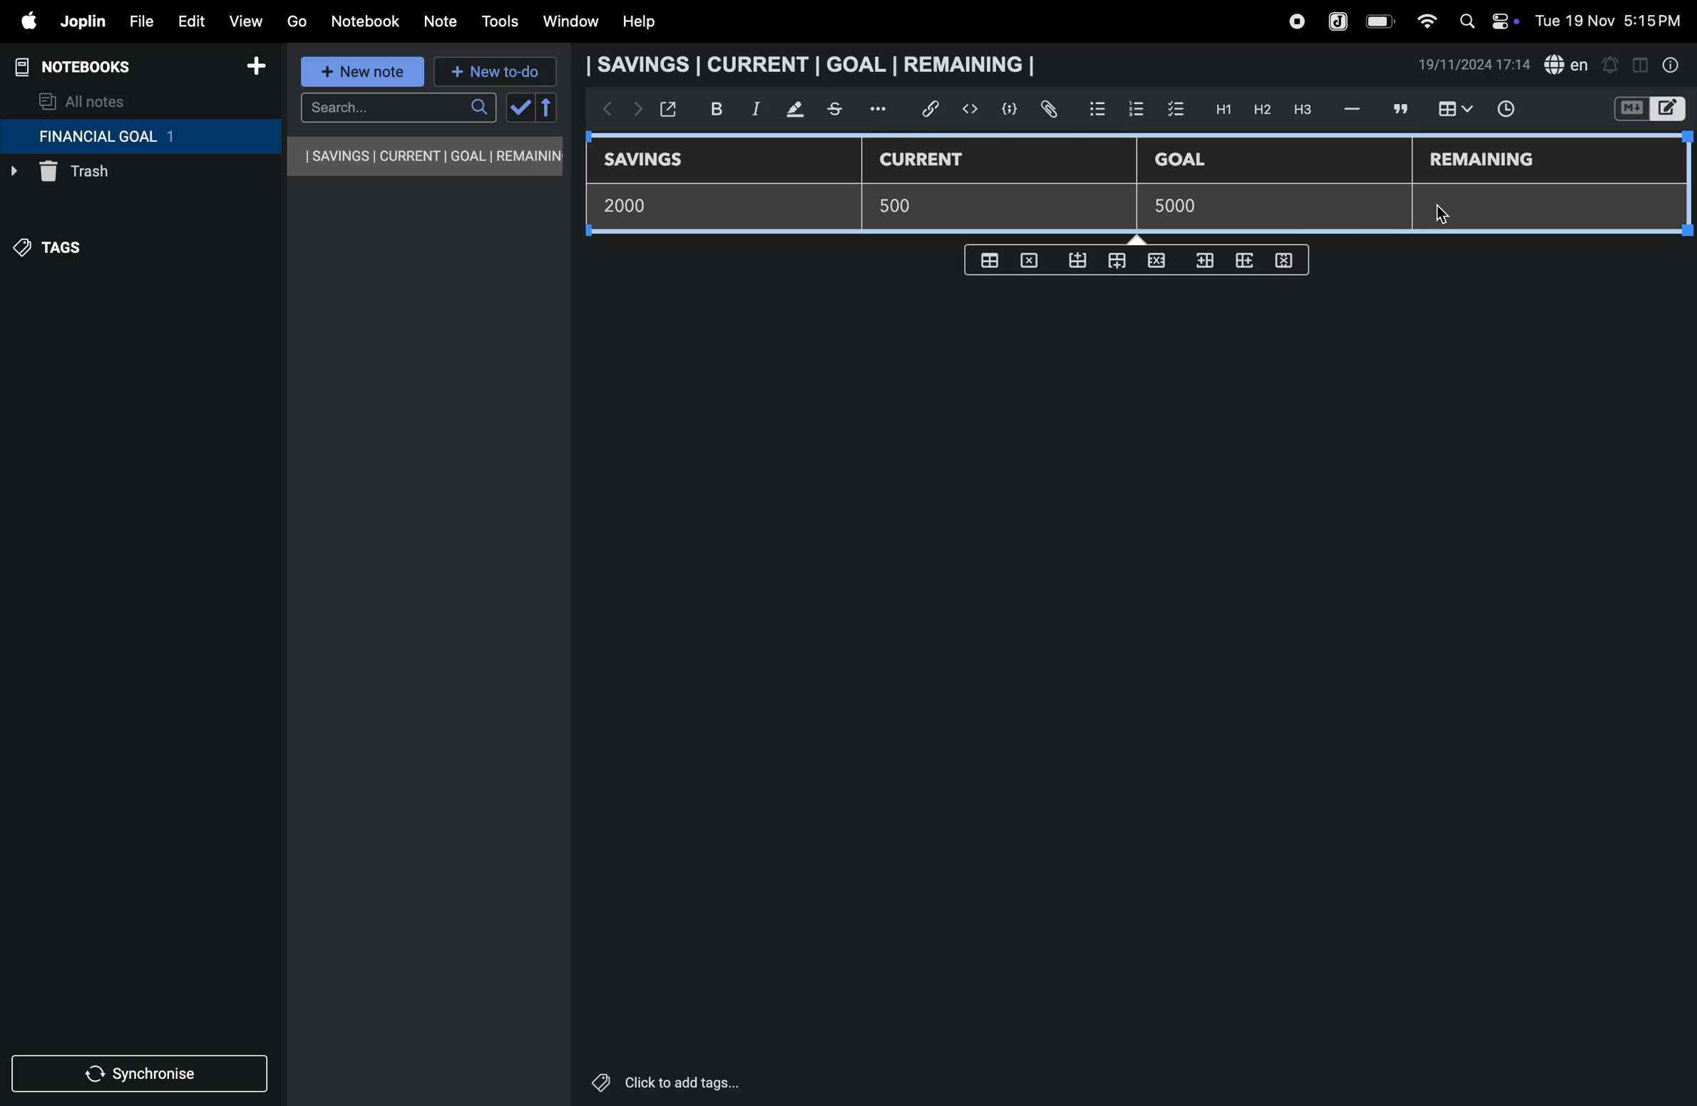  Describe the element at coordinates (1114, 262) in the screenshot. I see `from top` at that location.